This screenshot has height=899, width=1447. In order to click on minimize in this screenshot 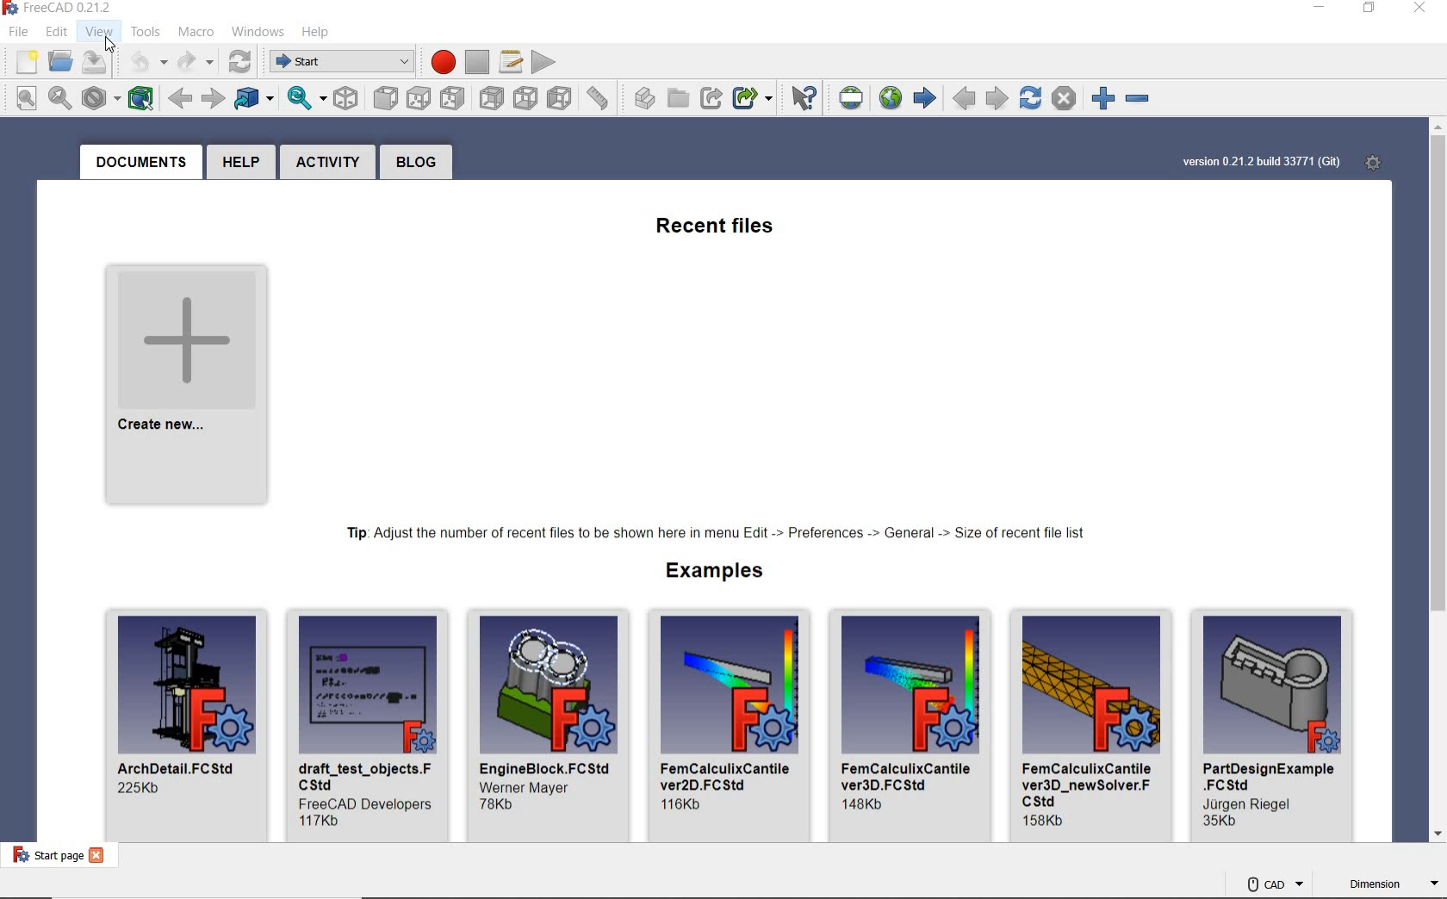, I will do `click(1318, 9)`.